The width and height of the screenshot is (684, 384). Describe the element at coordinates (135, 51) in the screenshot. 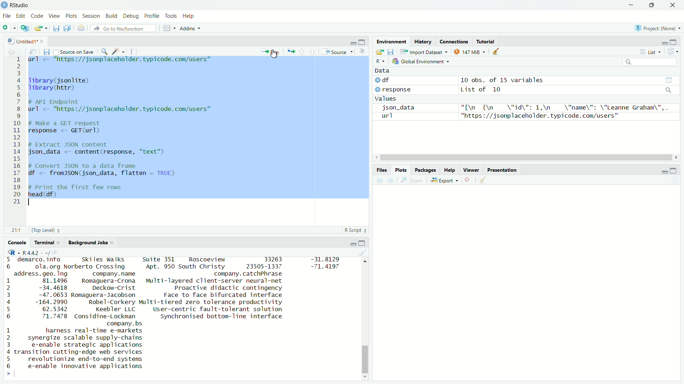

I see `Compile Report` at that location.